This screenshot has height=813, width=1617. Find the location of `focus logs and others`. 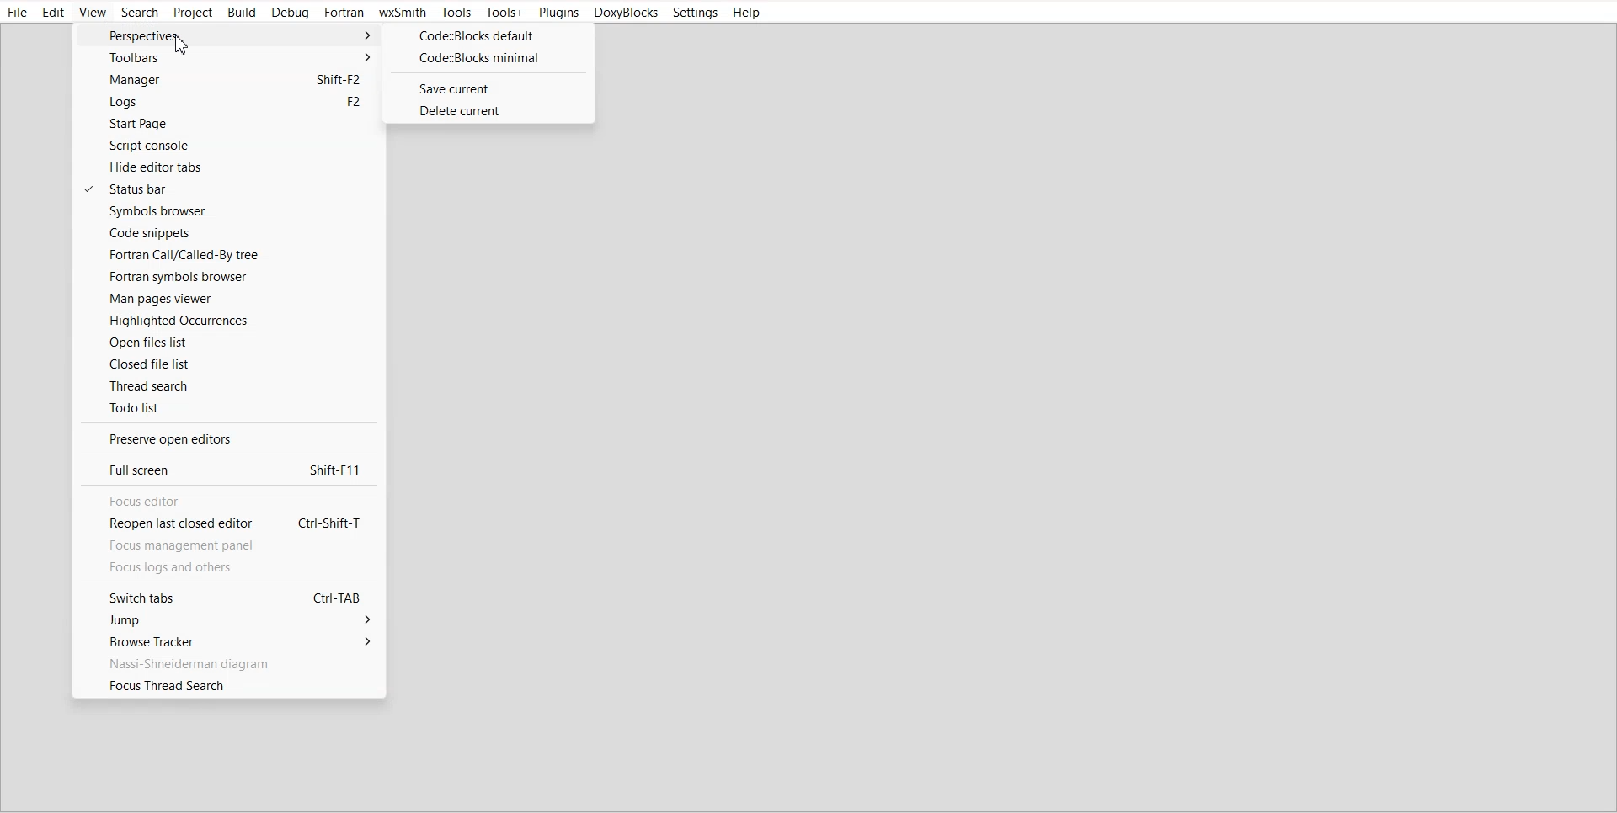

focus logs and others is located at coordinates (189, 568).